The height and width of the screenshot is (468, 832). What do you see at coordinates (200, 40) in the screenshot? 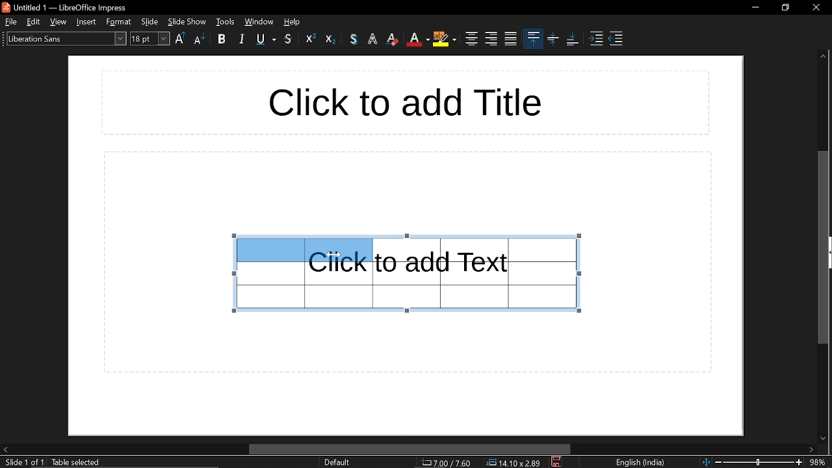
I see `lower case` at bounding box center [200, 40].